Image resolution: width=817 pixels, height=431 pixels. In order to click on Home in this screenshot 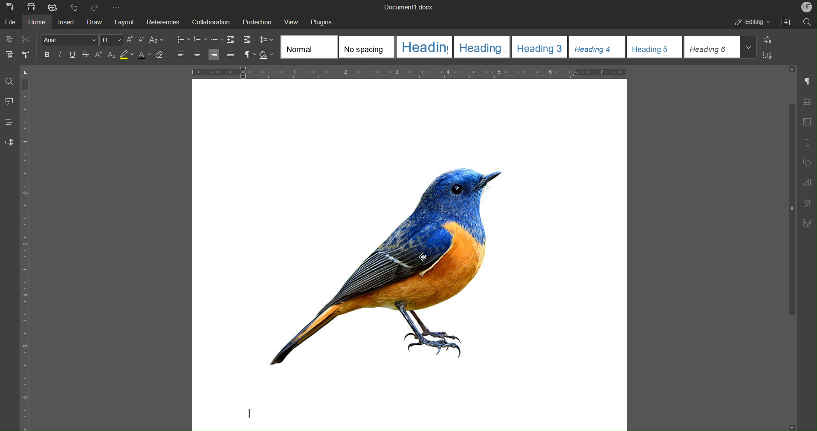, I will do `click(36, 21)`.